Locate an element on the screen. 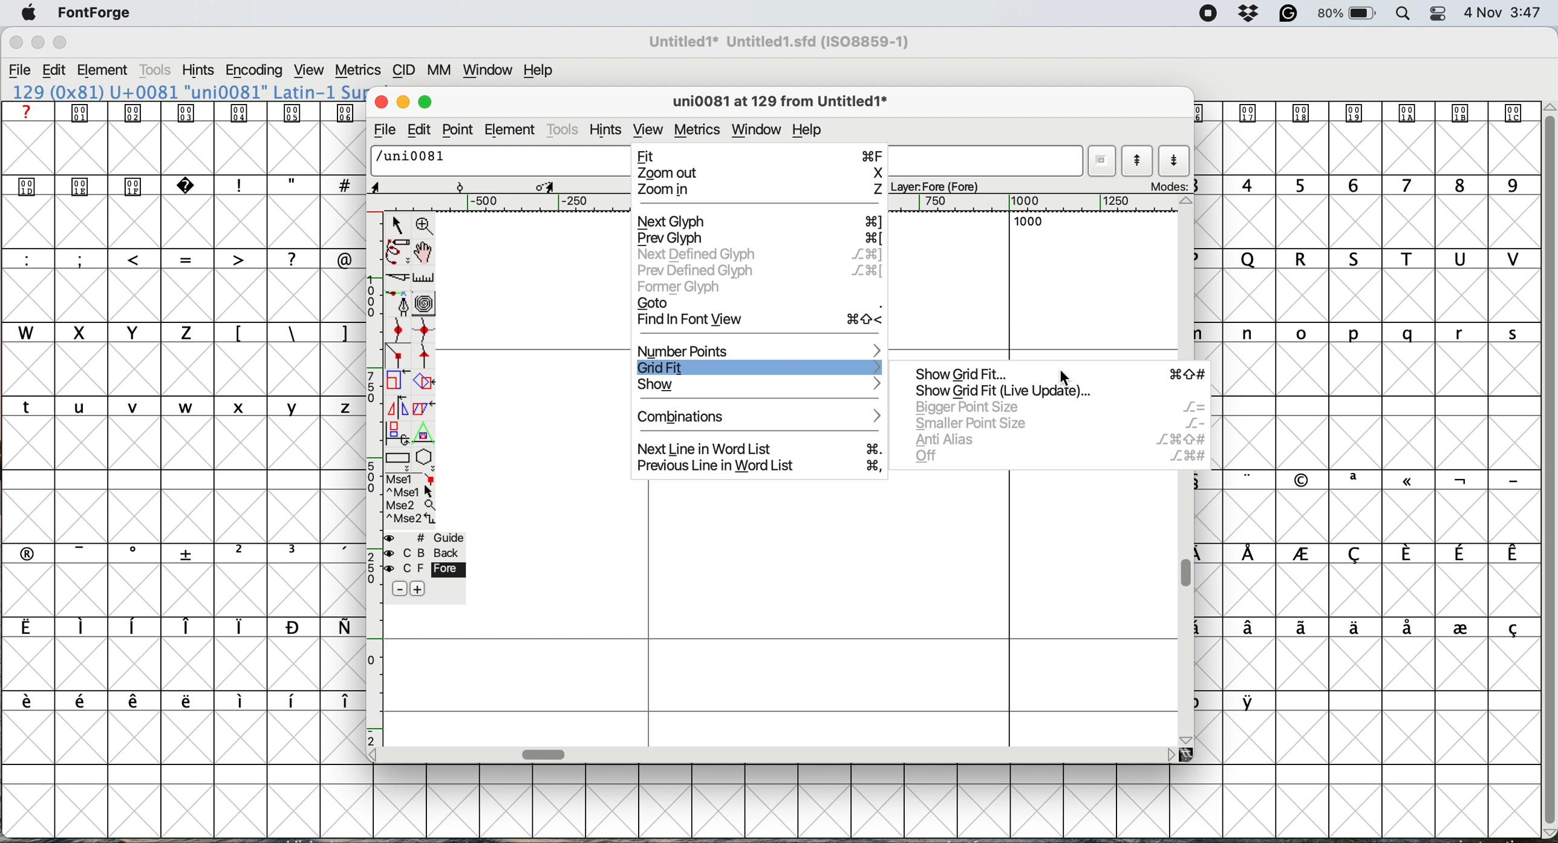  tools is located at coordinates (565, 129).